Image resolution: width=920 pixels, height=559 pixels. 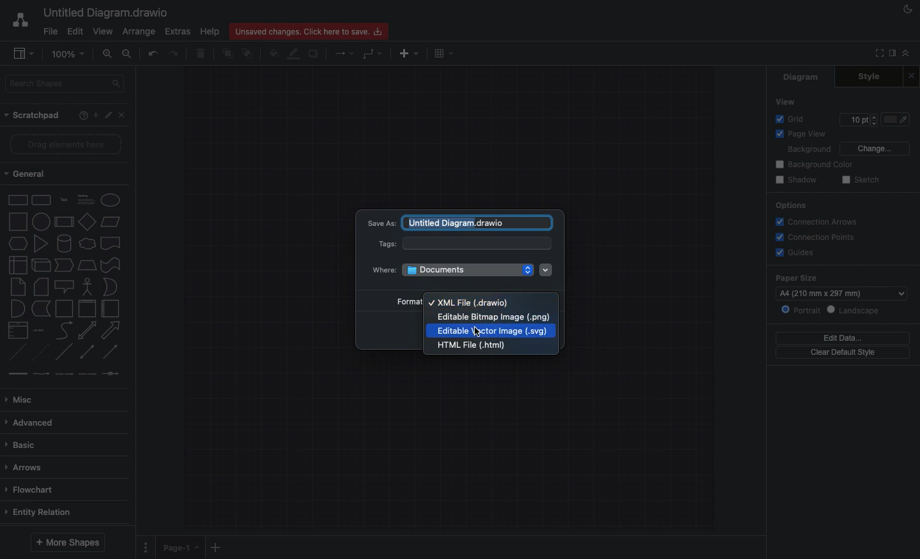 What do you see at coordinates (63, 84) in the screenshot?
I see `Search shapes` at bounding box center [63, 84].